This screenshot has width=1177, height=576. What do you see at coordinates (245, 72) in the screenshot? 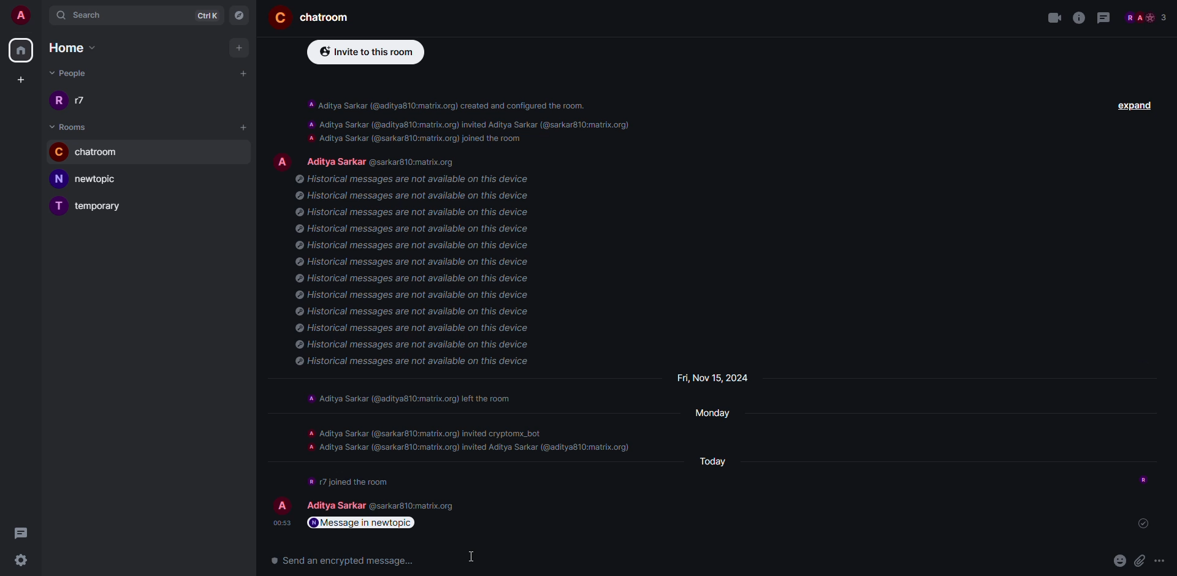
I see `add` at bounding box center [245, 72].